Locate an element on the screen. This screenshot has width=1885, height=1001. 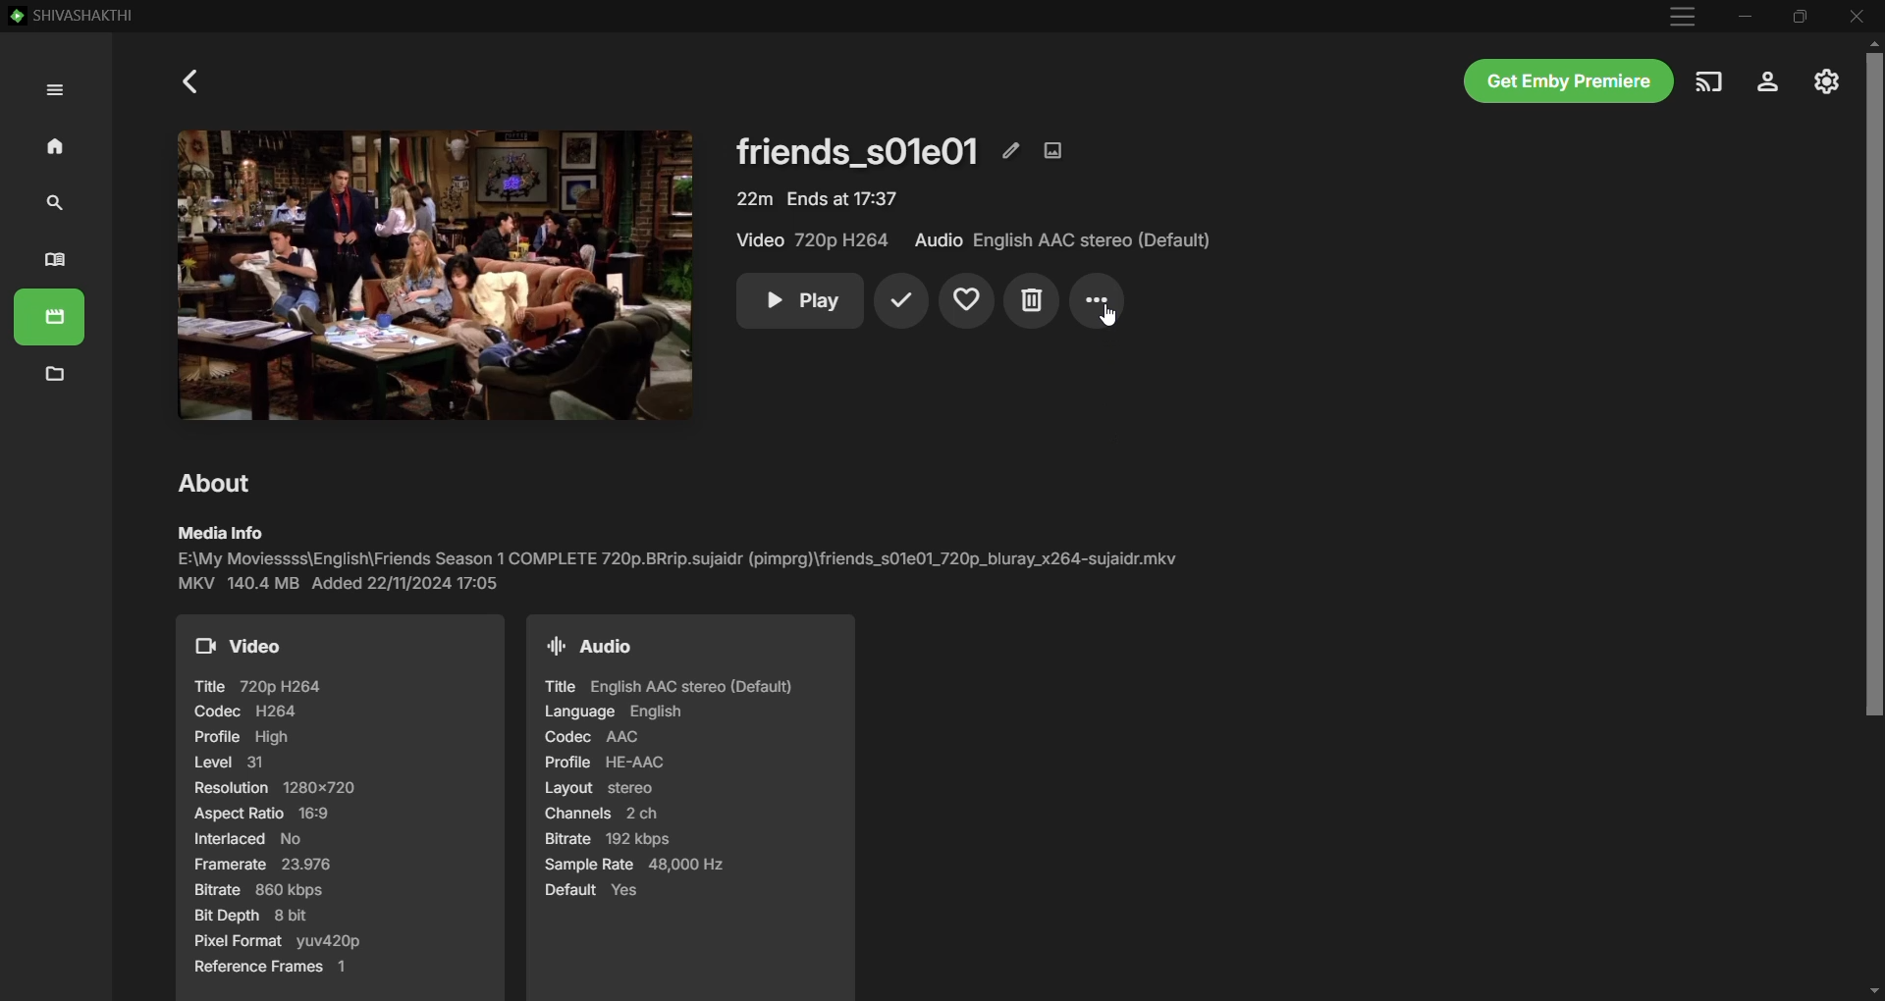
Get Emby Premiere is located at coordinates (1569, 80).